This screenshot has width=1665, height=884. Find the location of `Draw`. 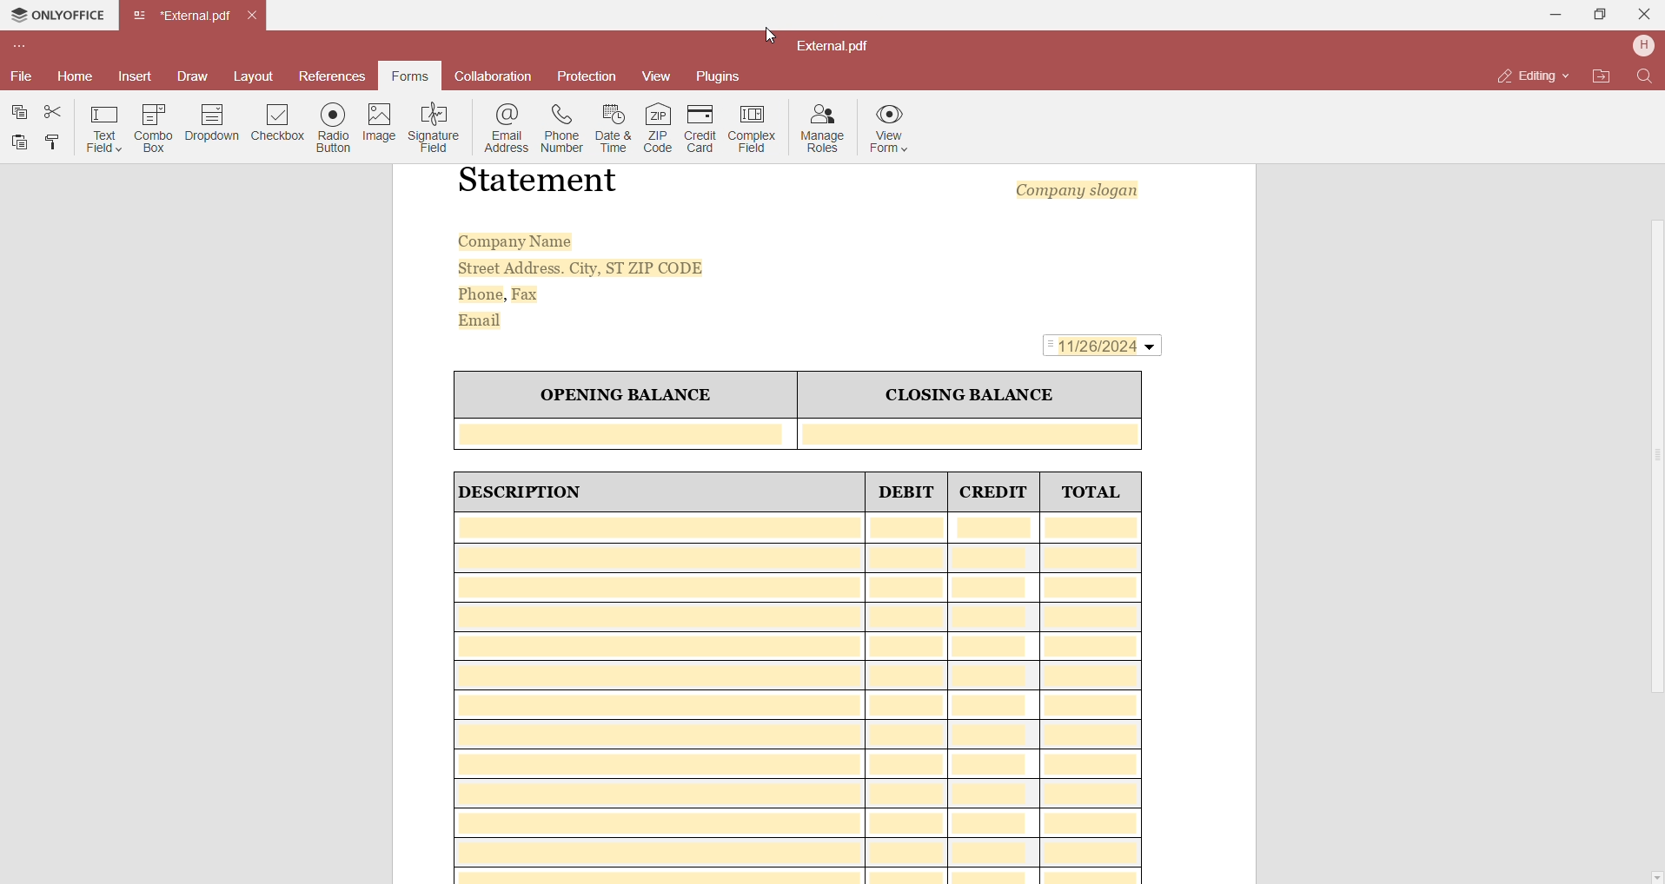

Draw is located at coordinates (192, 74).